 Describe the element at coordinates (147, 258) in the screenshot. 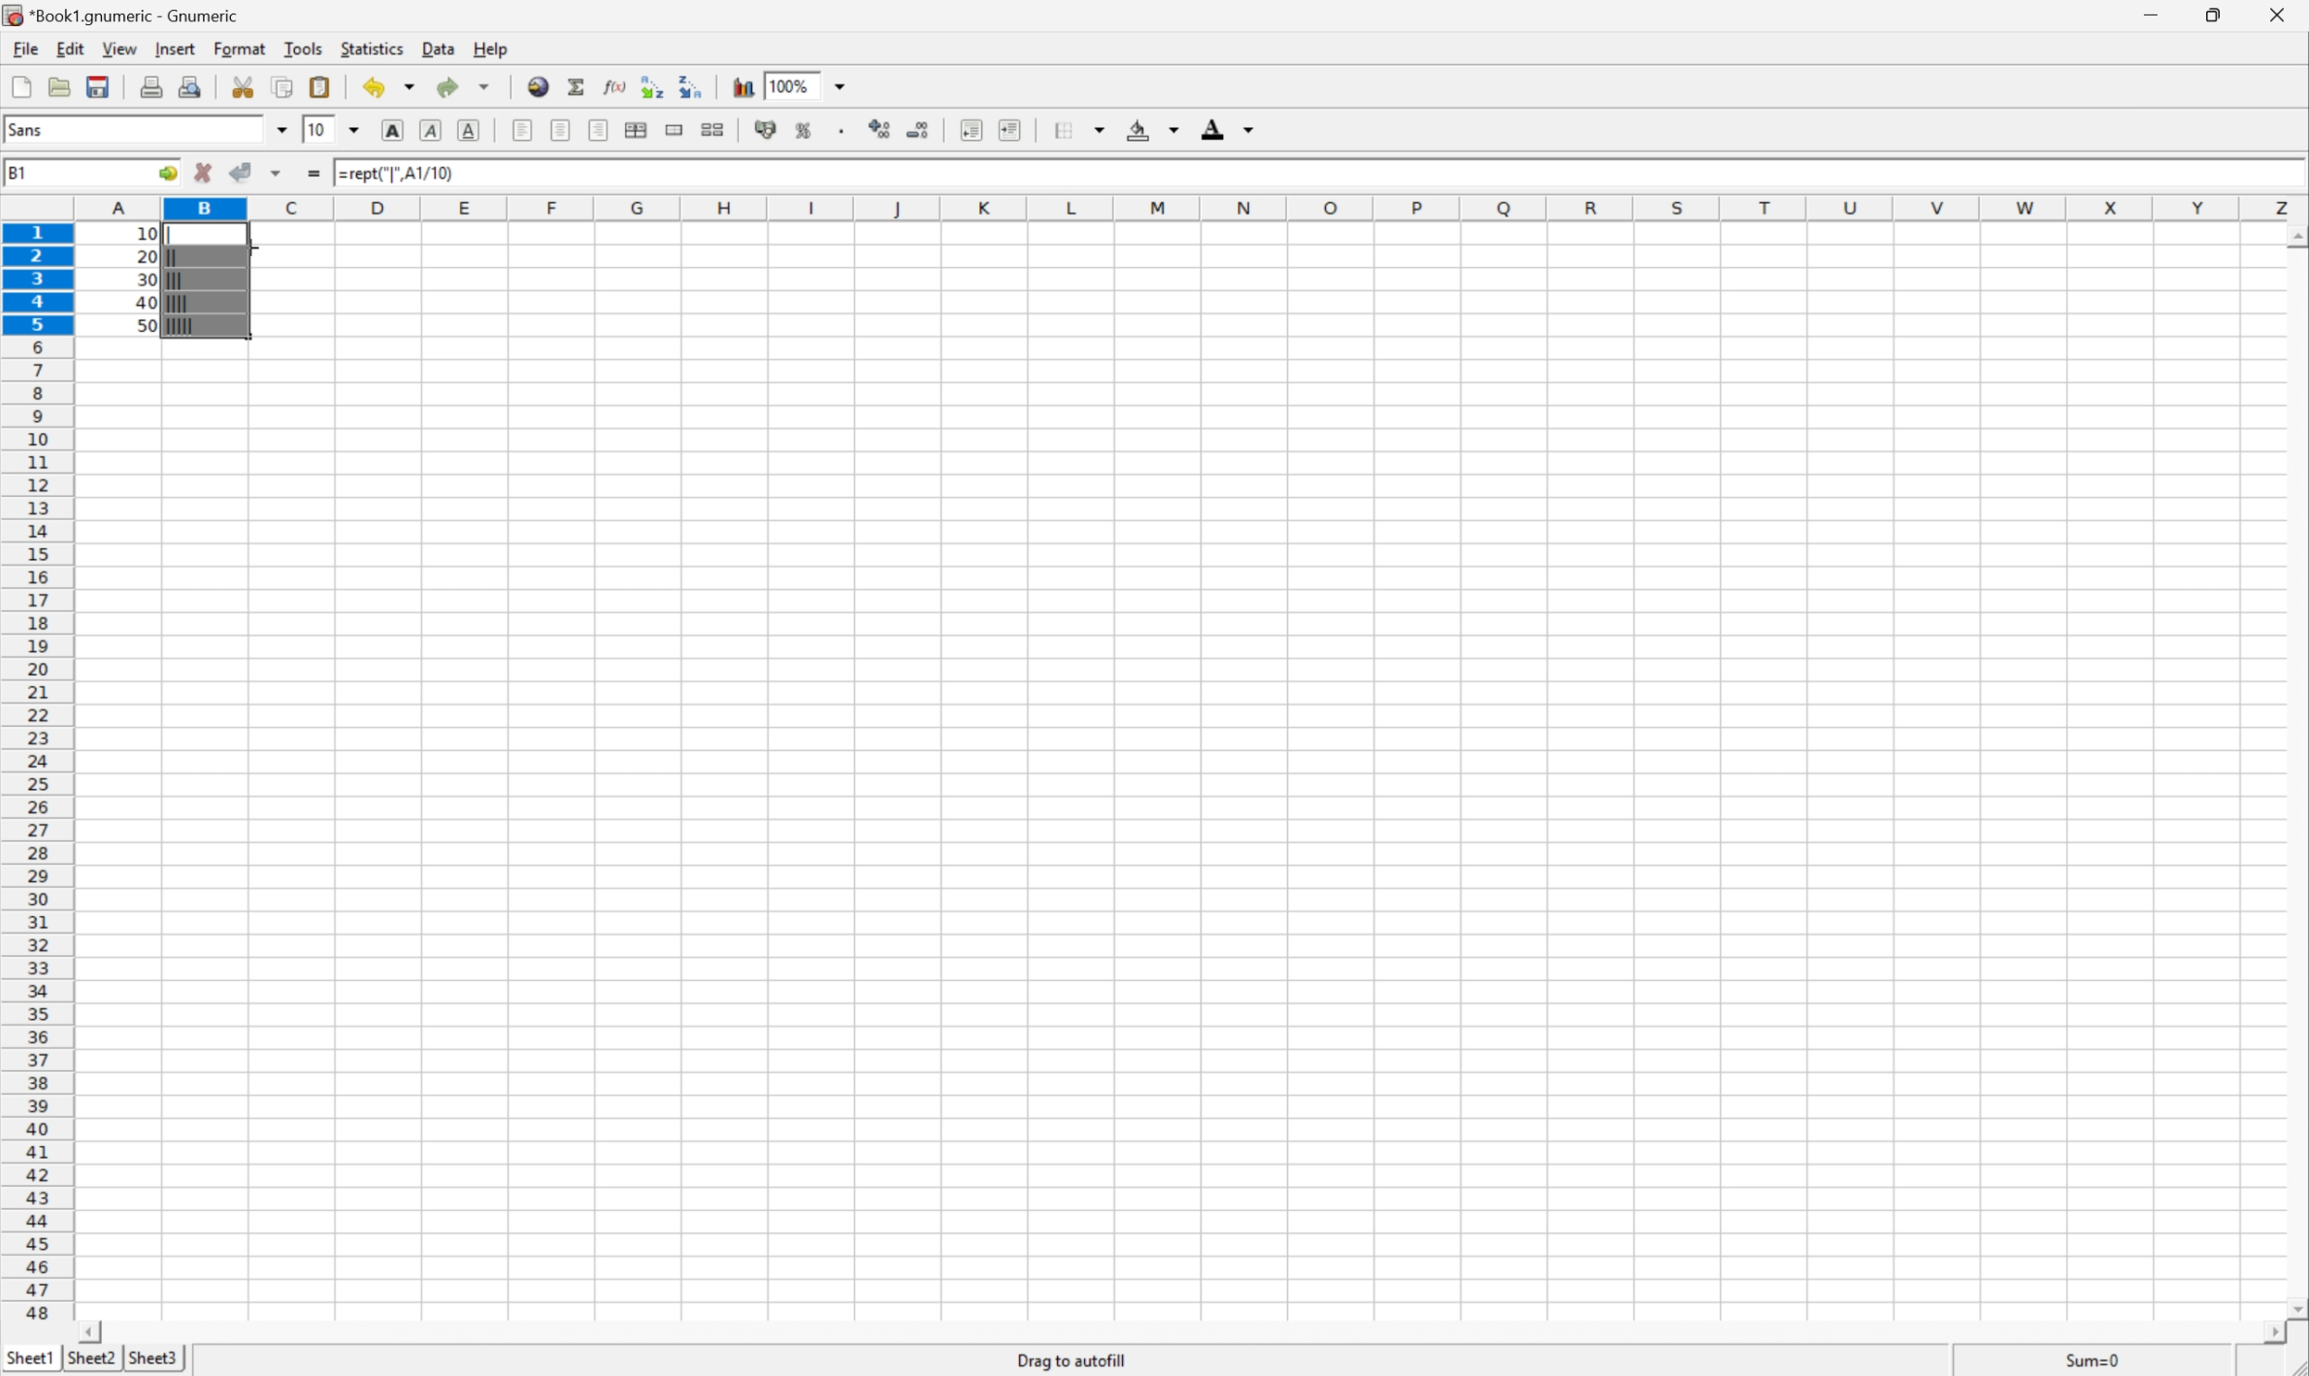

I see `20` at that location.